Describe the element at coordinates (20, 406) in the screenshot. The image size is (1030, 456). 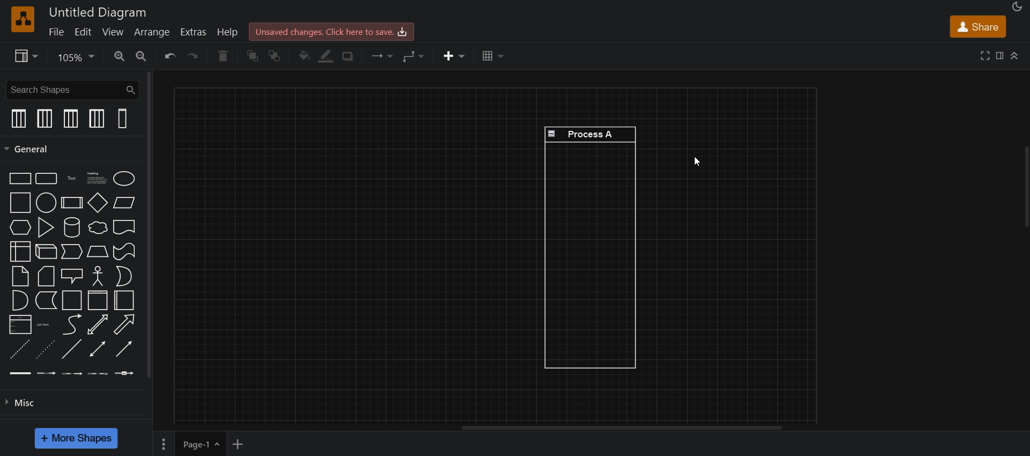
I see `misc` at that location.